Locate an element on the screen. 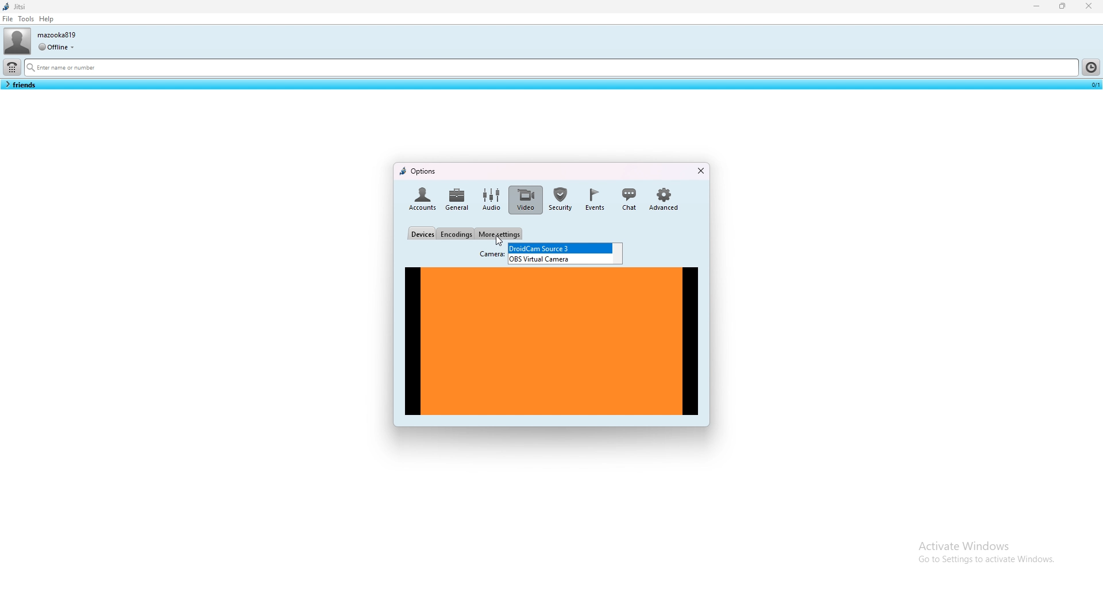 Image resolution: width=1103 pixels, height=592 pixels. help is located at coordinates (47, 19).